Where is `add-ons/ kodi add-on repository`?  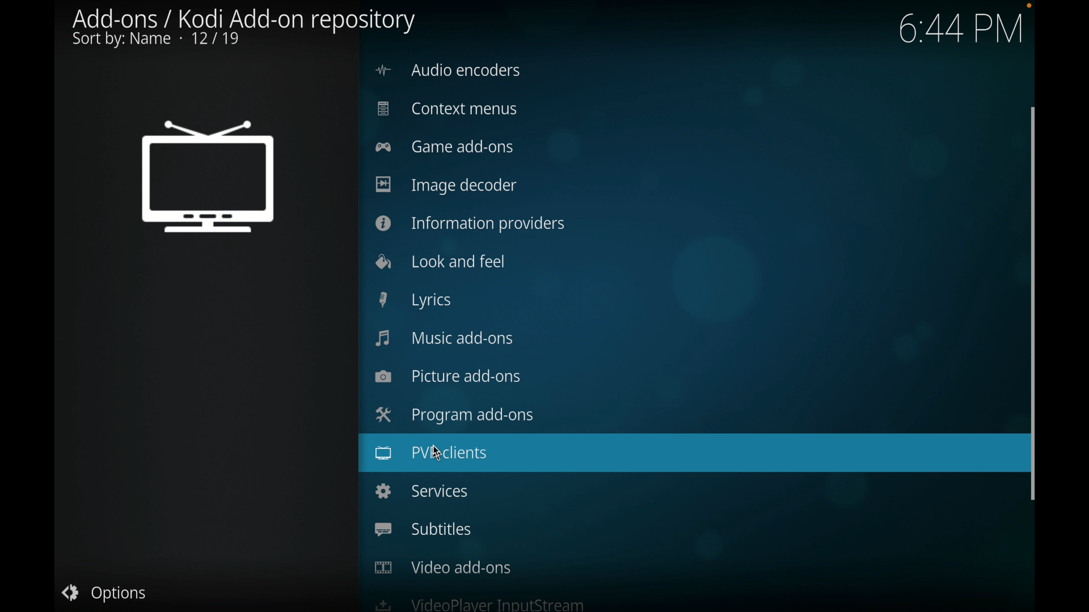
add-ons/ kodi add-on repository is located at coordinates (244, 28).